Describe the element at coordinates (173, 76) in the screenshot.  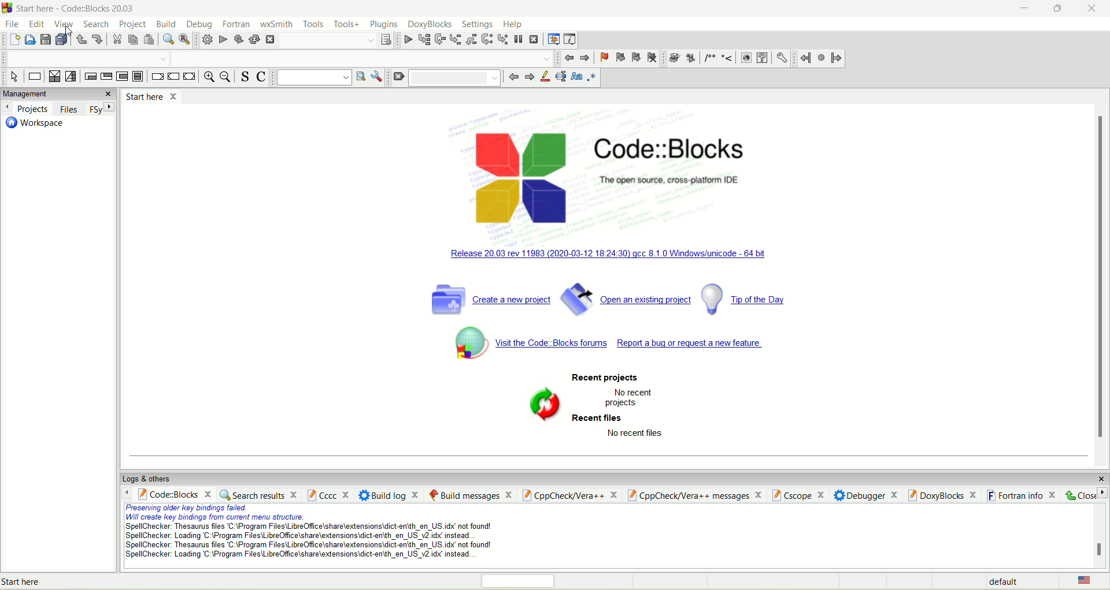
I see `continue instruction` at that location.